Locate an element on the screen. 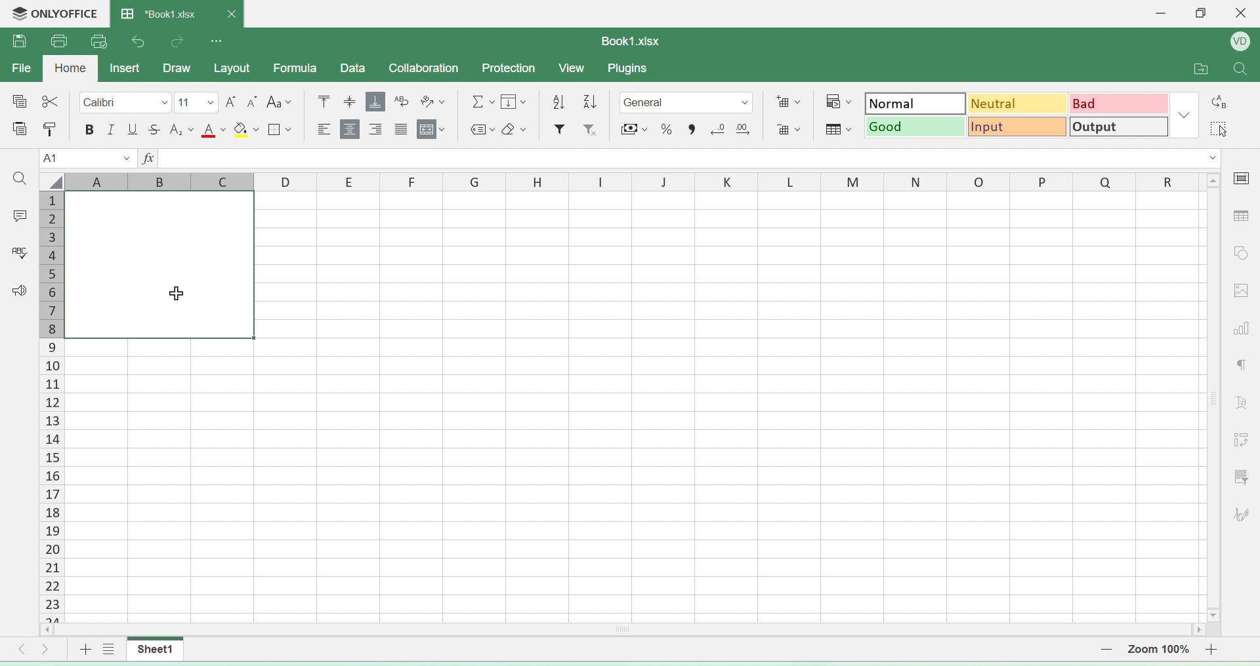 The image size is (1260, 666). add decimal point is located at coordinates (741, 128).